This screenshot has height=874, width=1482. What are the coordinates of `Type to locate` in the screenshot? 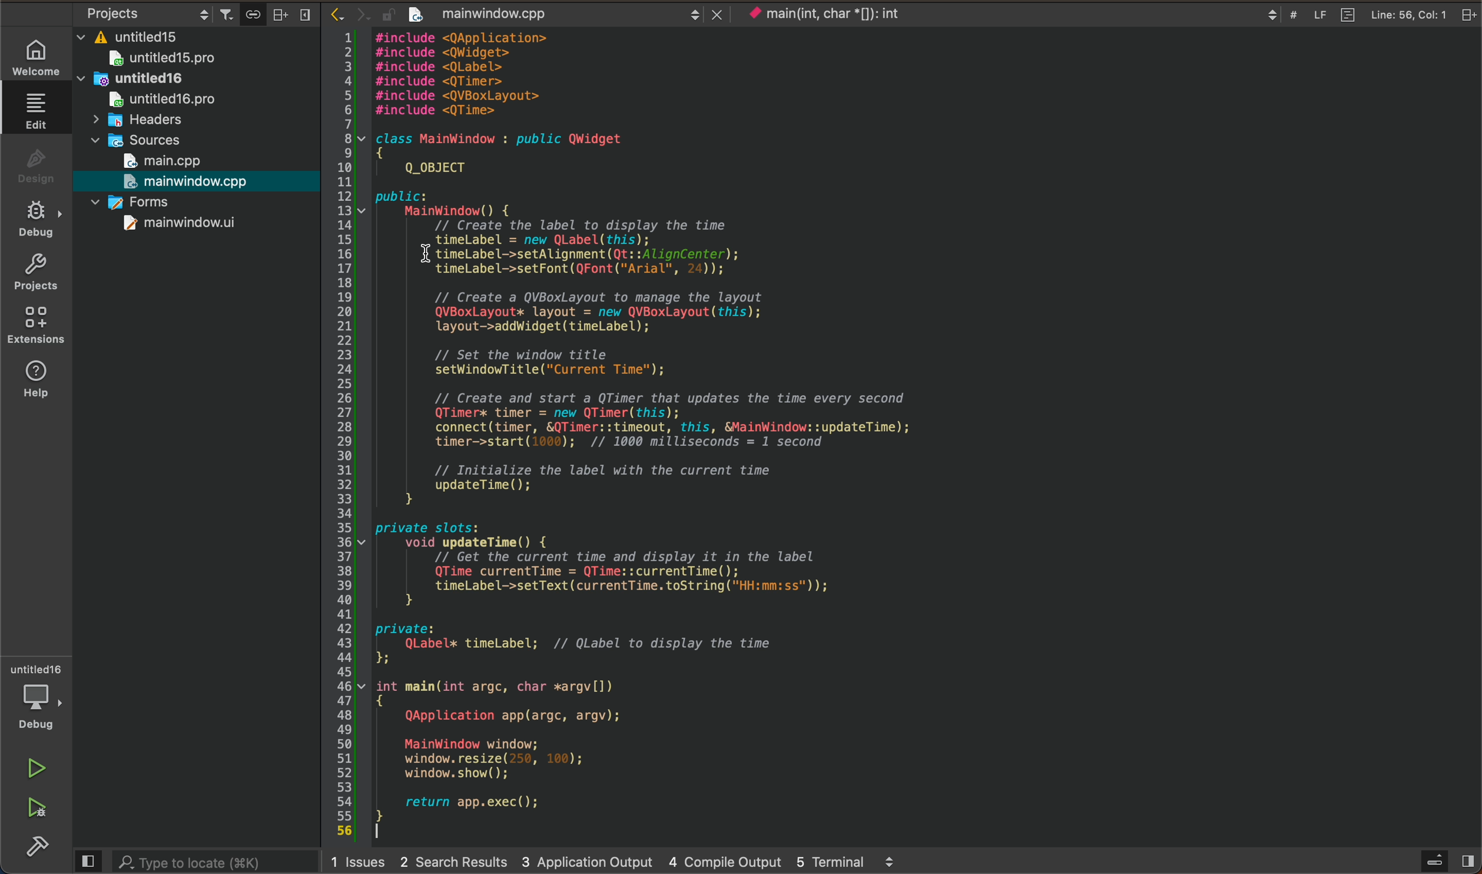 It's located at (190, 861).